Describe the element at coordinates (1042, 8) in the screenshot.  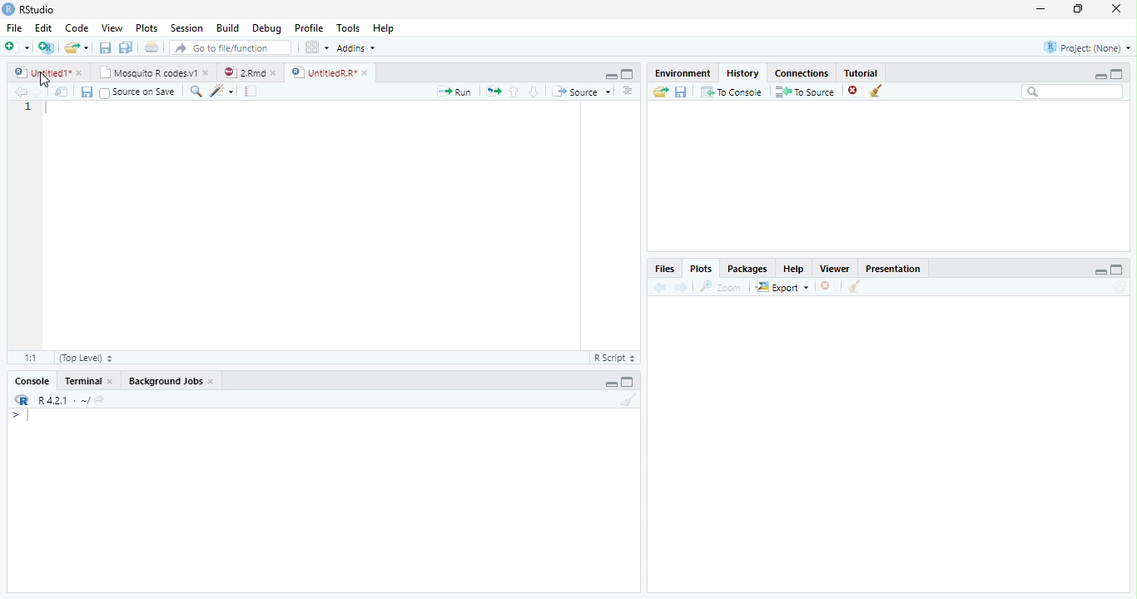
I see `Minimize` at that location.